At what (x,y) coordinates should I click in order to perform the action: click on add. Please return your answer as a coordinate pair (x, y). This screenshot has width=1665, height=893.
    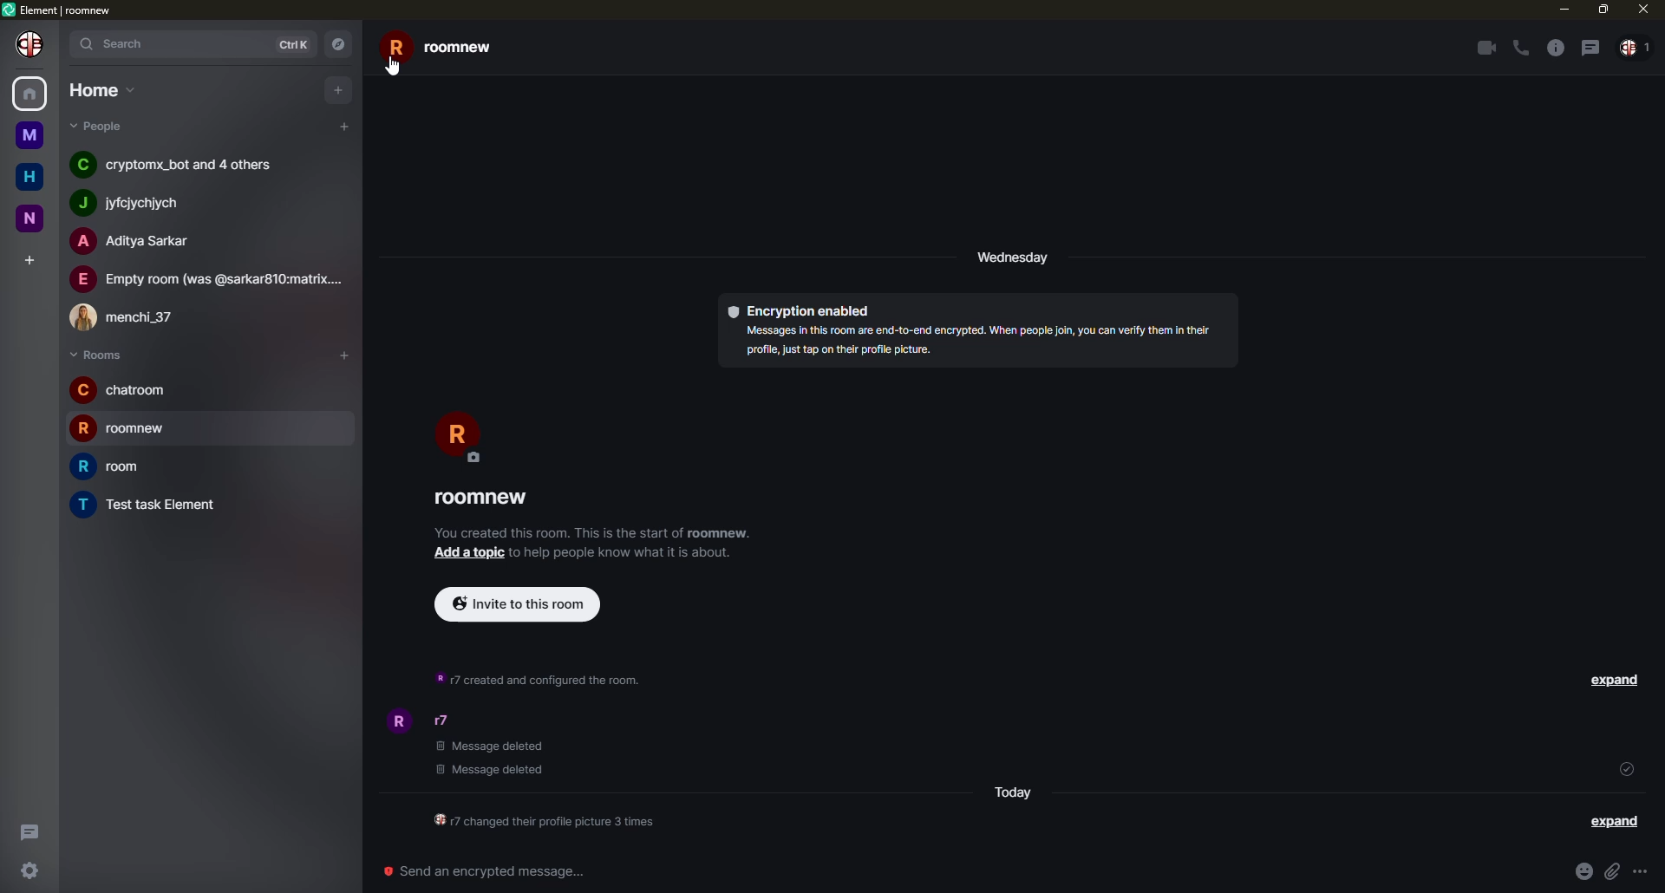
    Looking at the image, I should click on (32, 258).